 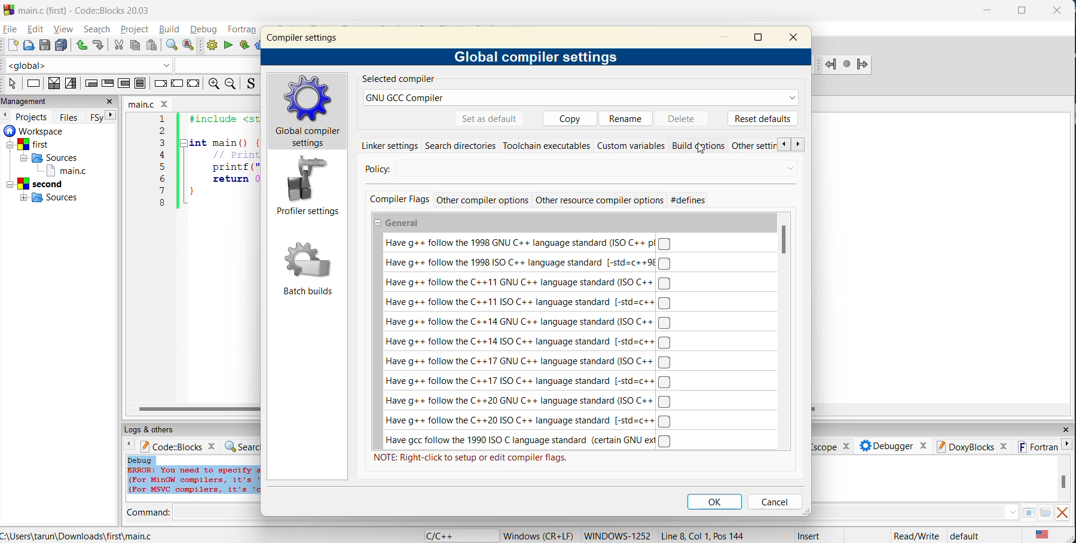 What do you see at coordinates (34, 85) in the screenshot?
I see `instruction` at bounding box center [34, 85].